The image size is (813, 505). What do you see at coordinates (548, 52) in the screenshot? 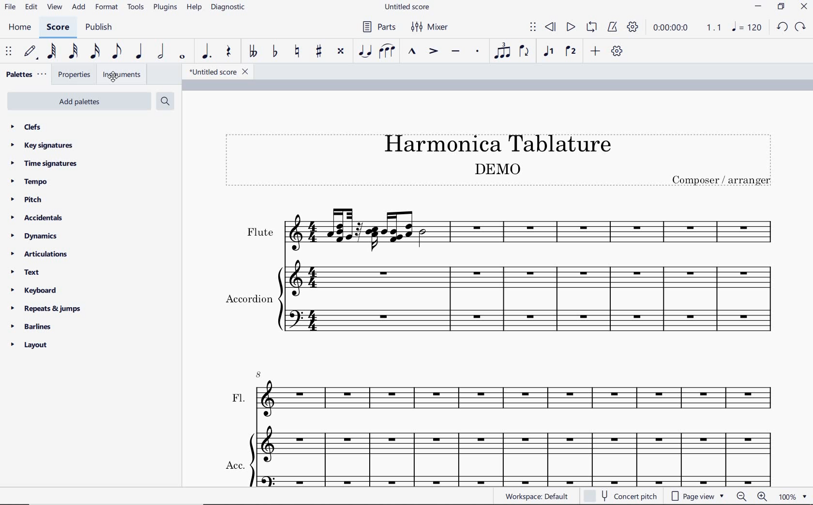
I see `voice1` at bounding box center [548, 52].